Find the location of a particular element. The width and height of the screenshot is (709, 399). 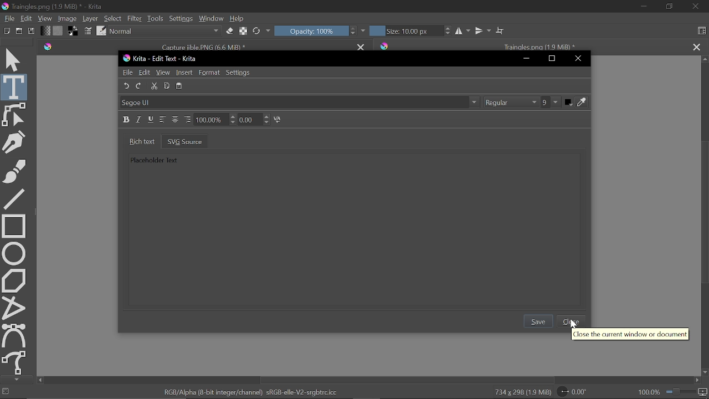

Restore down is located at coordinates (553, 59).